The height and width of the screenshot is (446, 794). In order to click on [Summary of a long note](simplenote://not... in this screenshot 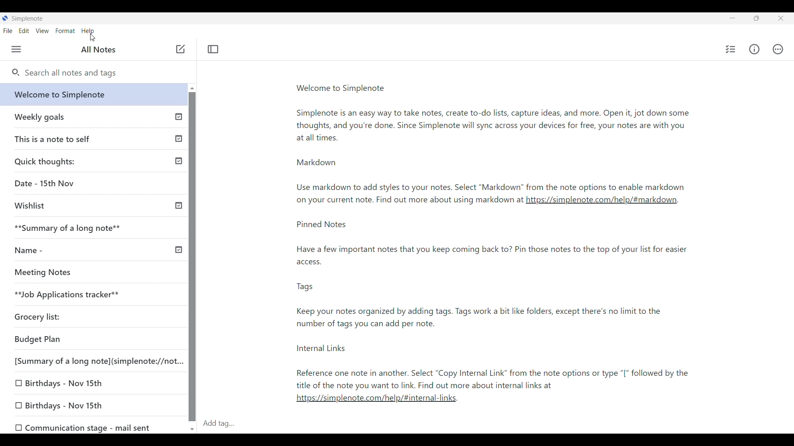, I will do `click(96, 361)`.